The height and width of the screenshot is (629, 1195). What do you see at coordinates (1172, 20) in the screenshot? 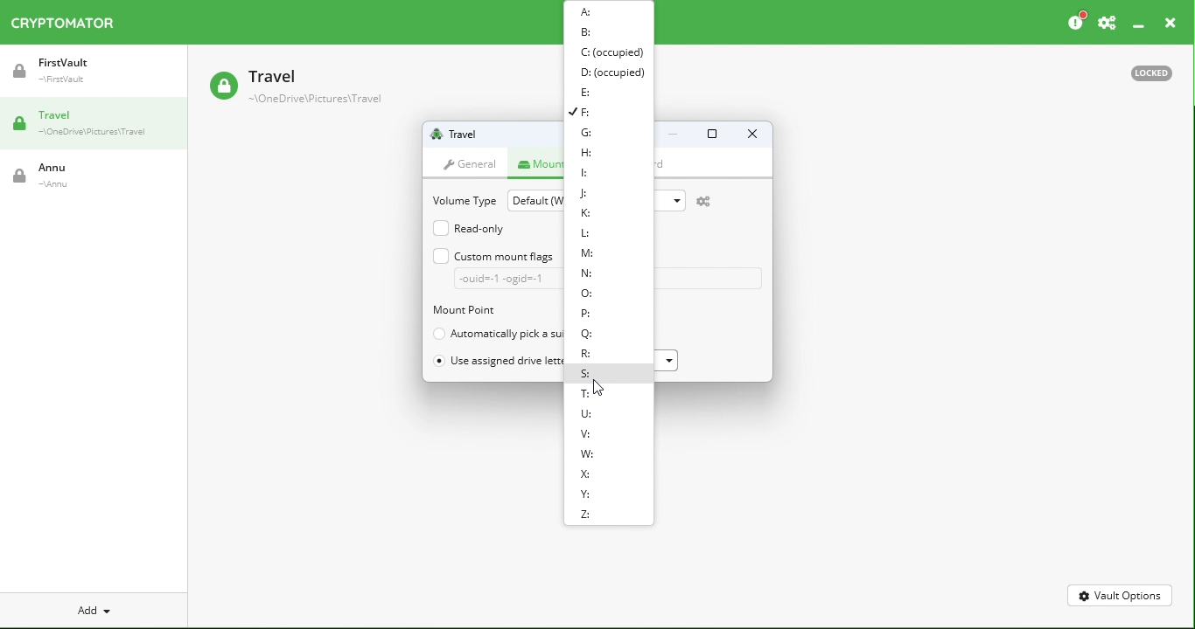
I see `close` at bounding box center [1172, 20].